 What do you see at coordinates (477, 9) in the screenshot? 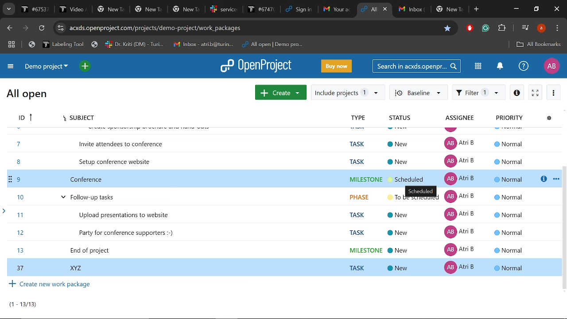
I see `Add new tab` at bounding box center [477, 9].